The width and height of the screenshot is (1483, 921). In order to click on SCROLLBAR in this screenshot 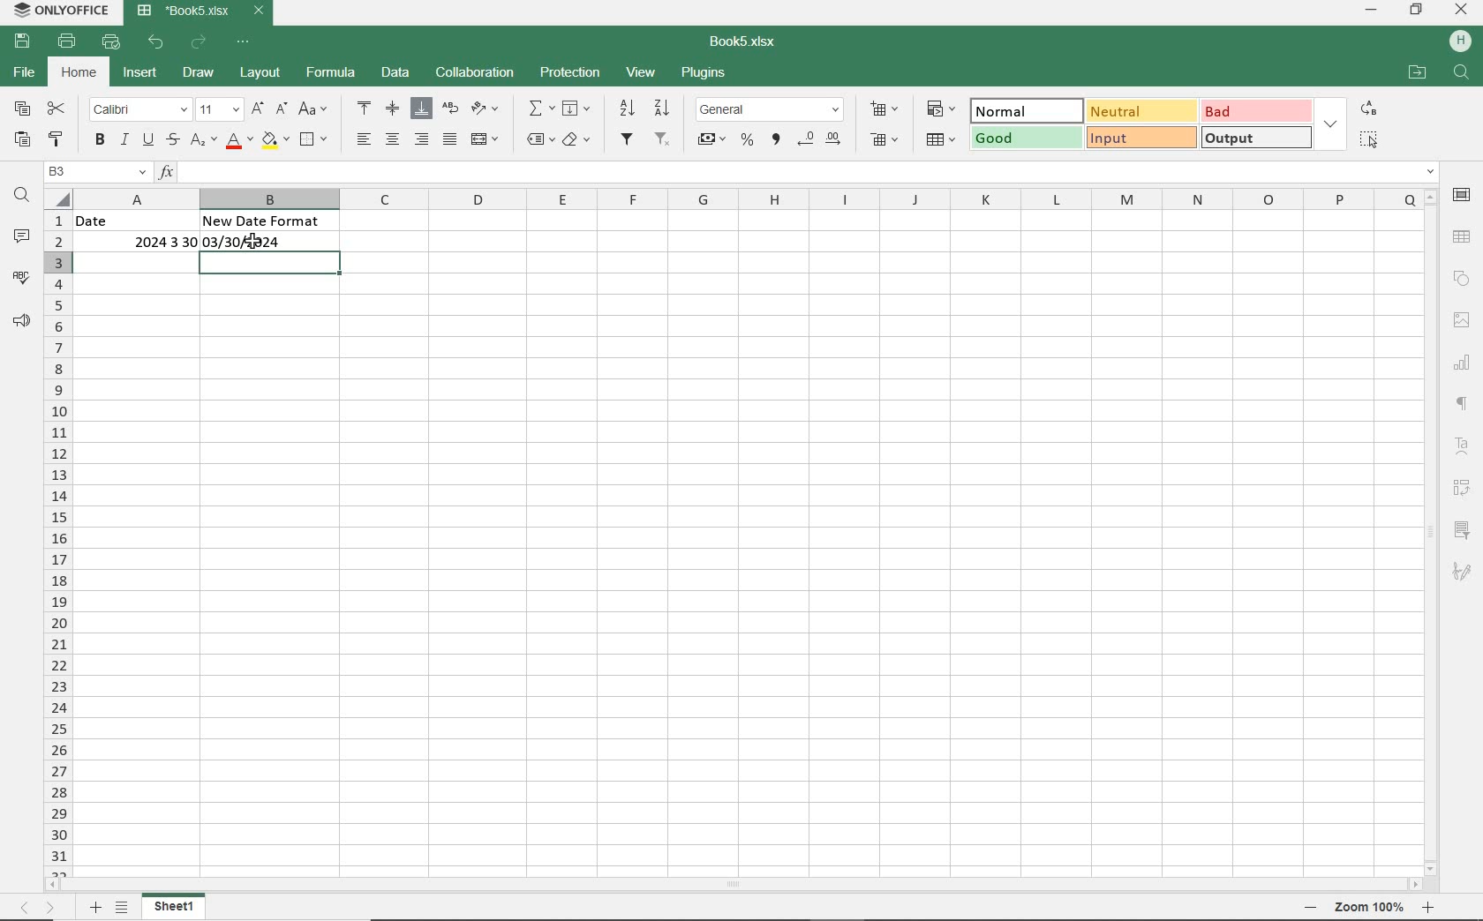, I will do `click(734, 884)`.